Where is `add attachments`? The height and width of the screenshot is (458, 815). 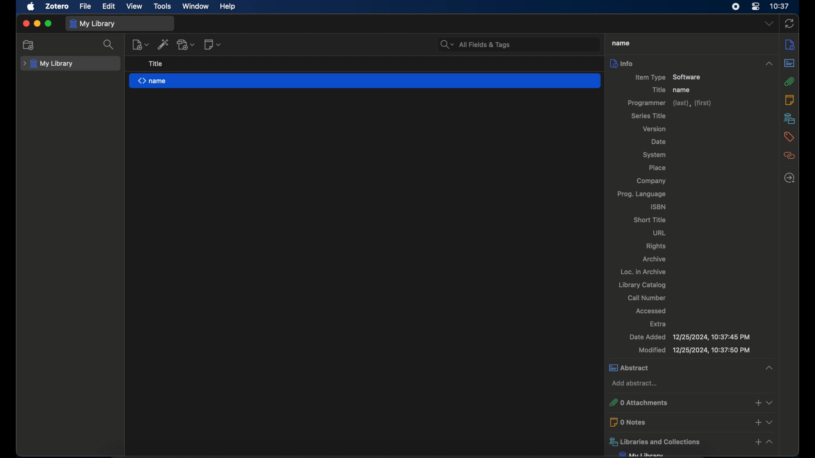
add attachments is located at coordinates (757, 403).